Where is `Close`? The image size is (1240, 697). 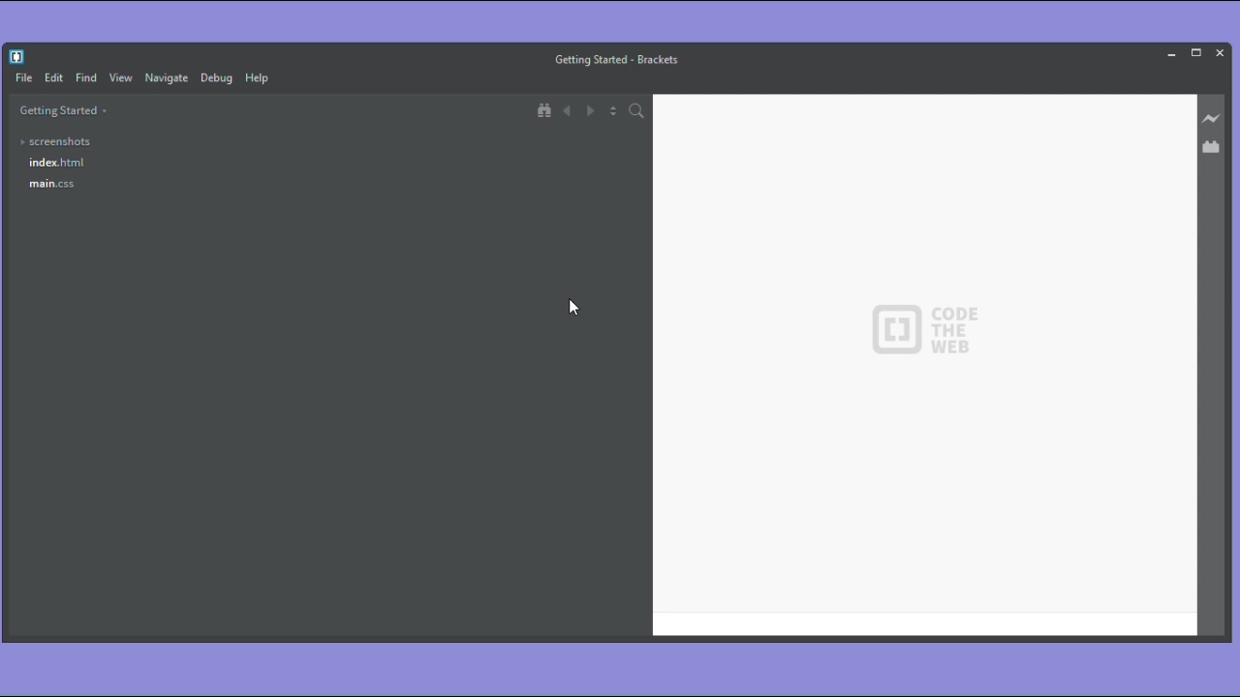
Close is located at coordinates (1221, 51).